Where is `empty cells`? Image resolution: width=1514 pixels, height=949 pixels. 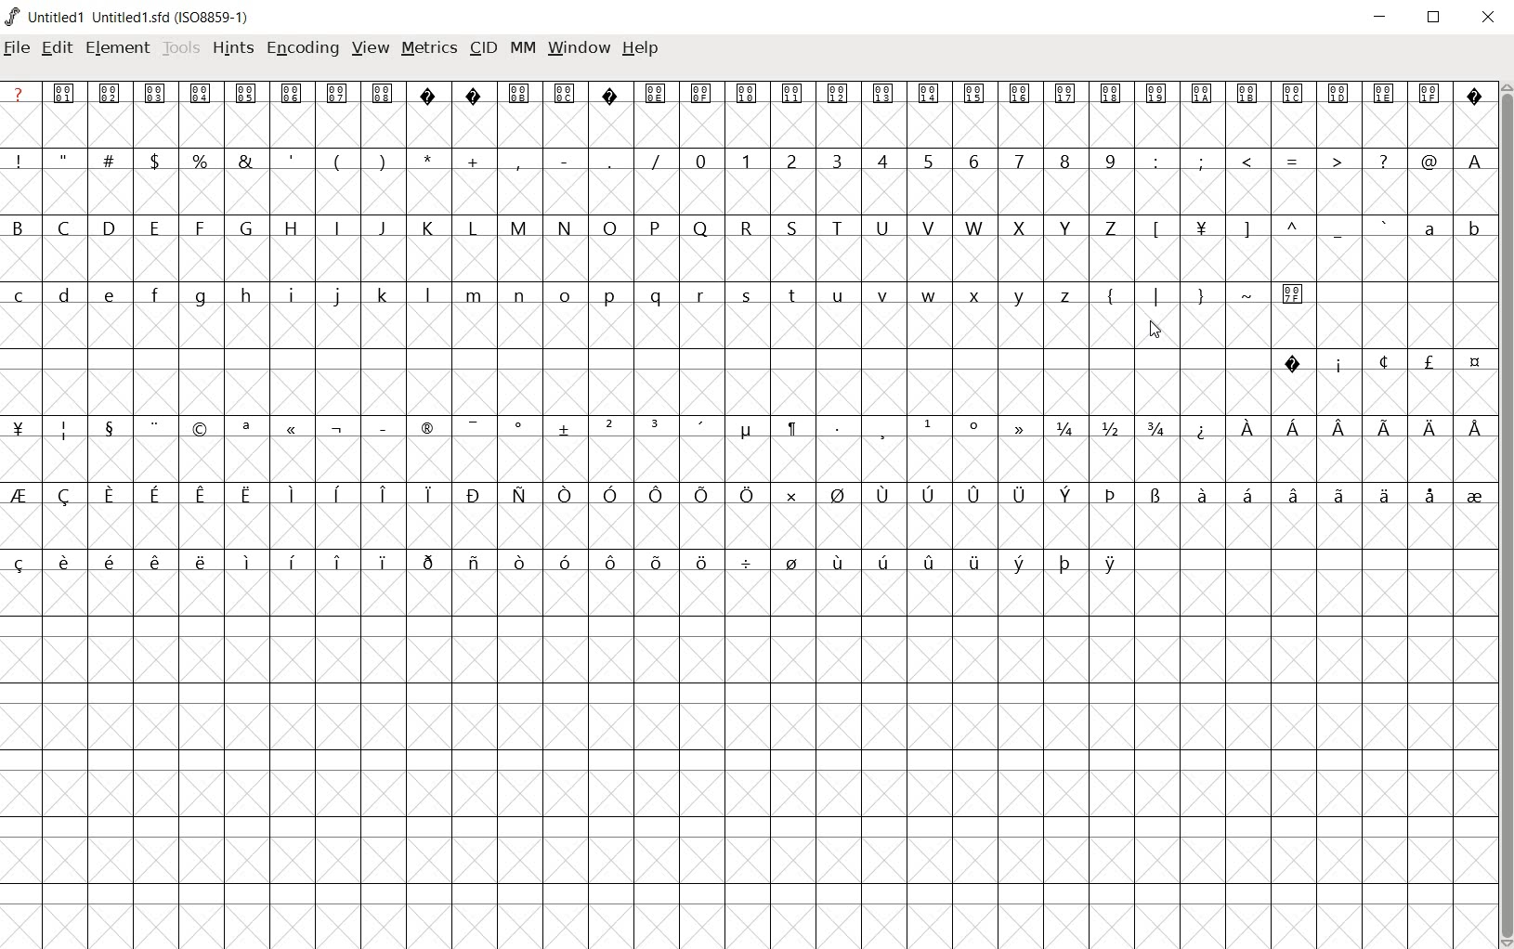 empty cells is located at coordinates (740, 393).